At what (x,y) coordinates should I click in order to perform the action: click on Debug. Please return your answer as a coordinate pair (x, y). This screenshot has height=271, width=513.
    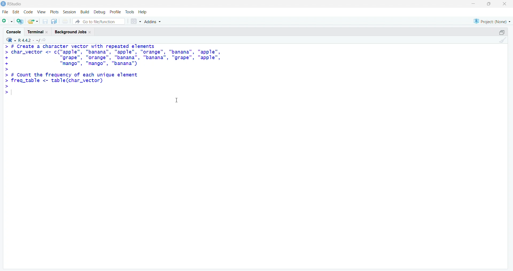
    Looking at the image, I should click on (100, 13).